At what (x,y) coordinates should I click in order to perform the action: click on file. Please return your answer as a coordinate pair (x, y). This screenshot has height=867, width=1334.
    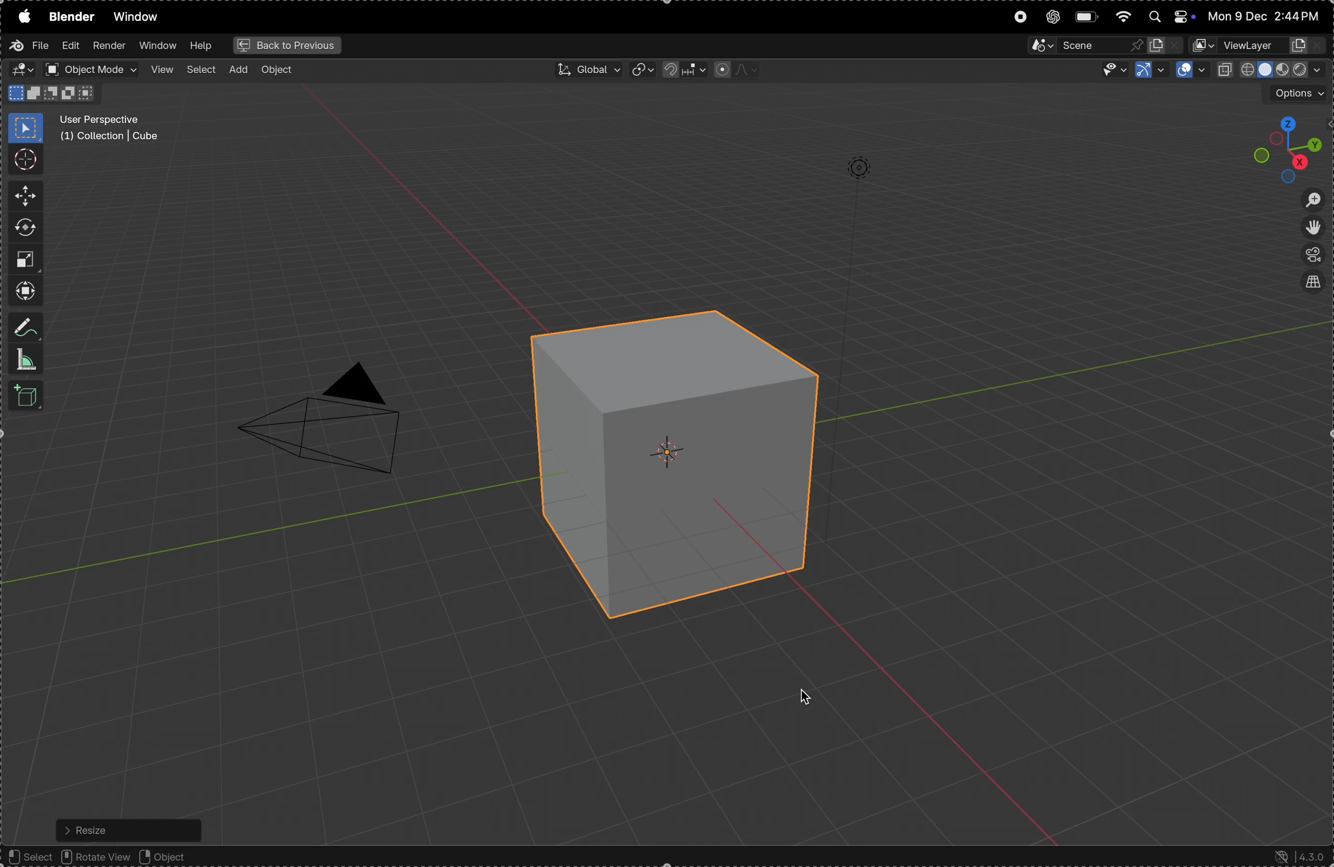
    Looking at the image, I should click on (31, 48).